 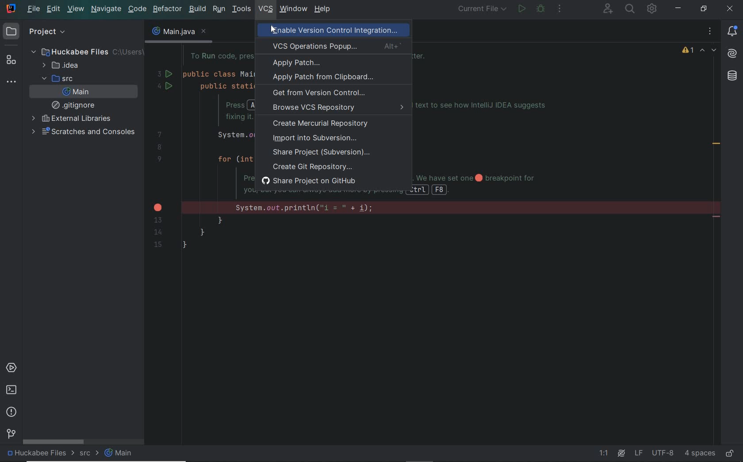 What do you see at coordinates (711, 33) in the screenshot?
I see `recent files, tab actions` at bounding box center [711, 33].